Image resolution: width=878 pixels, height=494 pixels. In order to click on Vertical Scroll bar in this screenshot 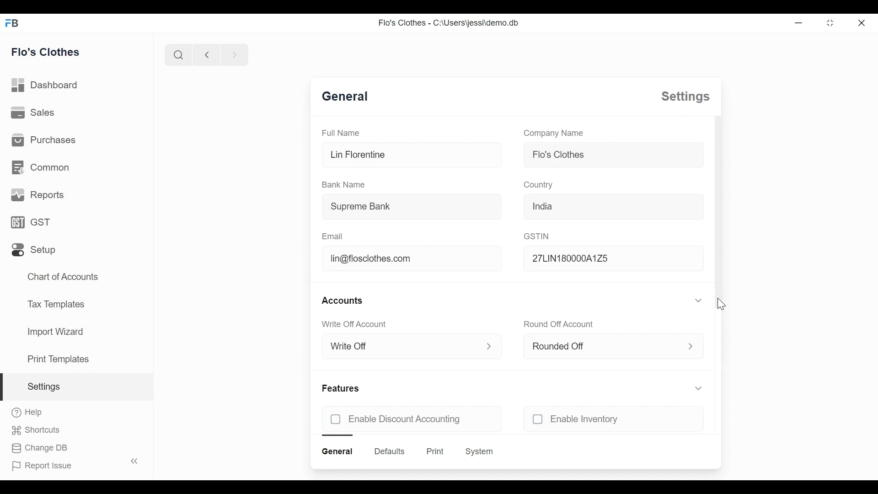, I will do `click(722, 210)`.